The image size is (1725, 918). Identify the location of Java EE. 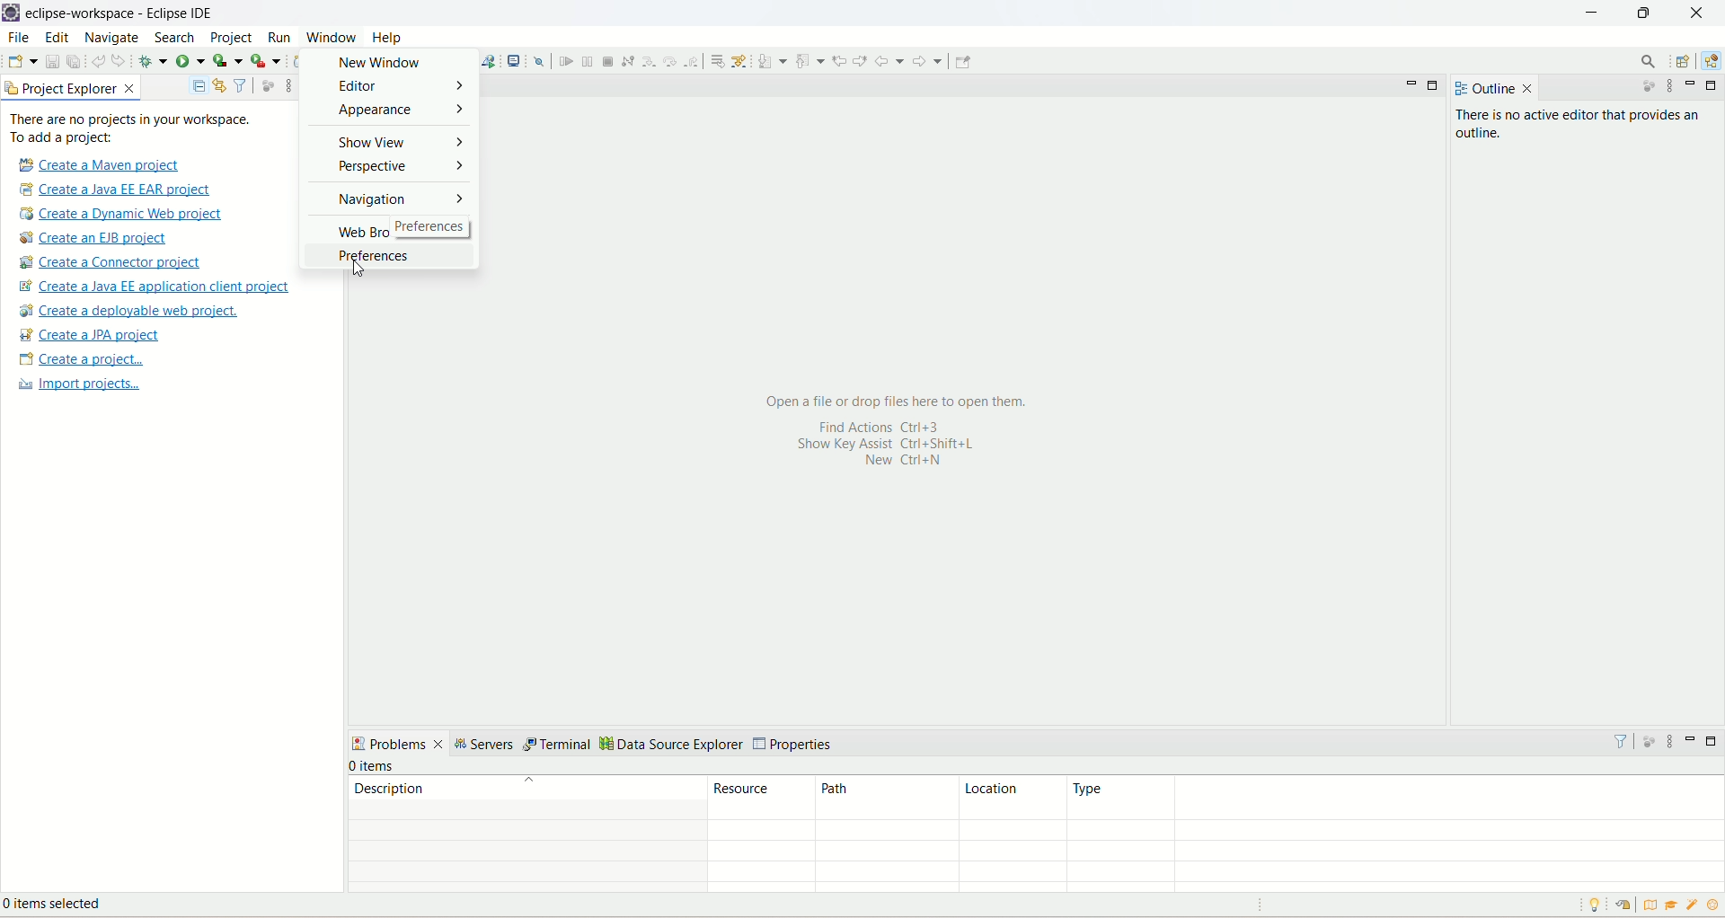
(1709, 64).